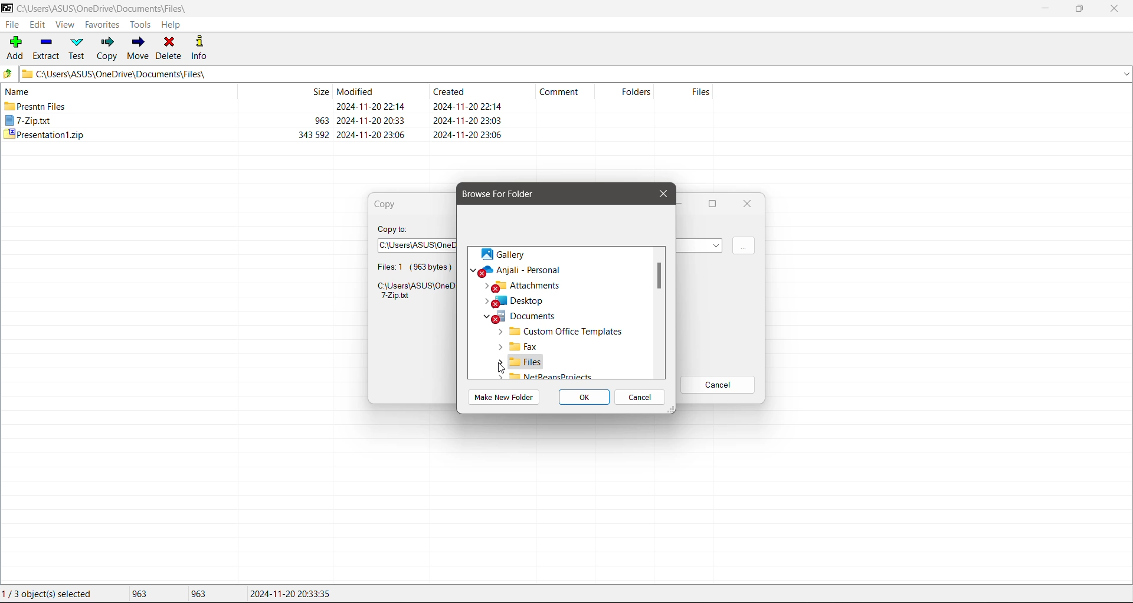  What do you see at coordinates (748, 205) in the screenshot?
I see `Close` at bounding box center [748, 205].